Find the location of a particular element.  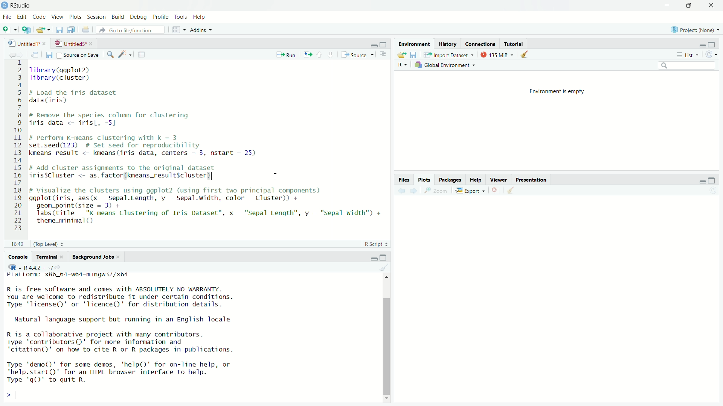

help is located at coordinates (477, 179).